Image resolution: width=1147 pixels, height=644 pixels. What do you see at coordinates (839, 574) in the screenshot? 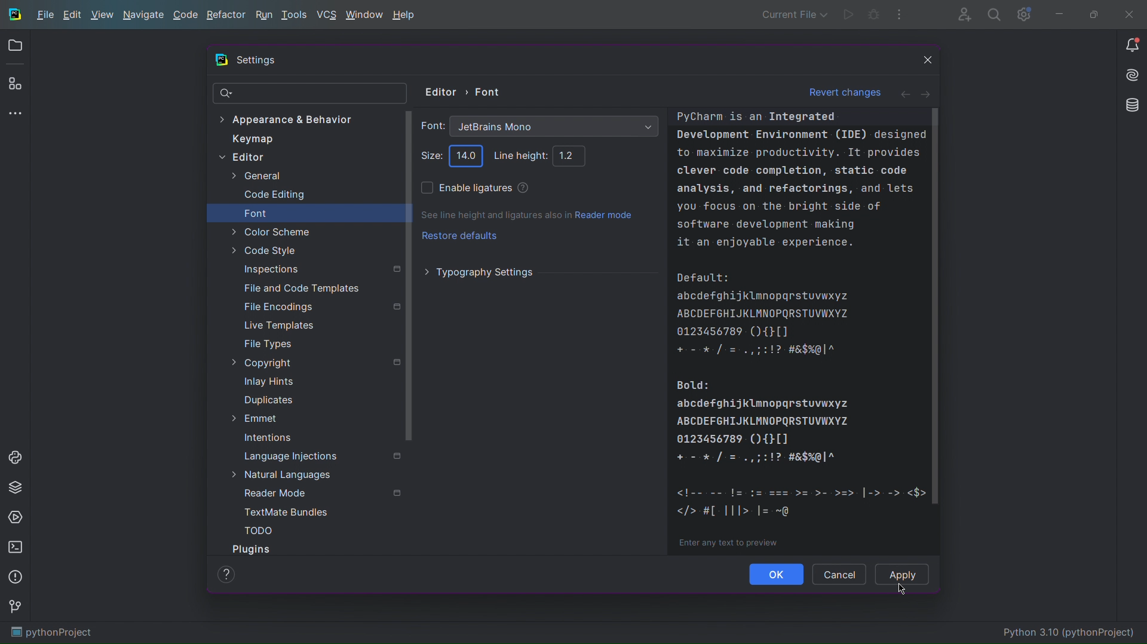
I see `Cancel` at bounding box center [839, 574].